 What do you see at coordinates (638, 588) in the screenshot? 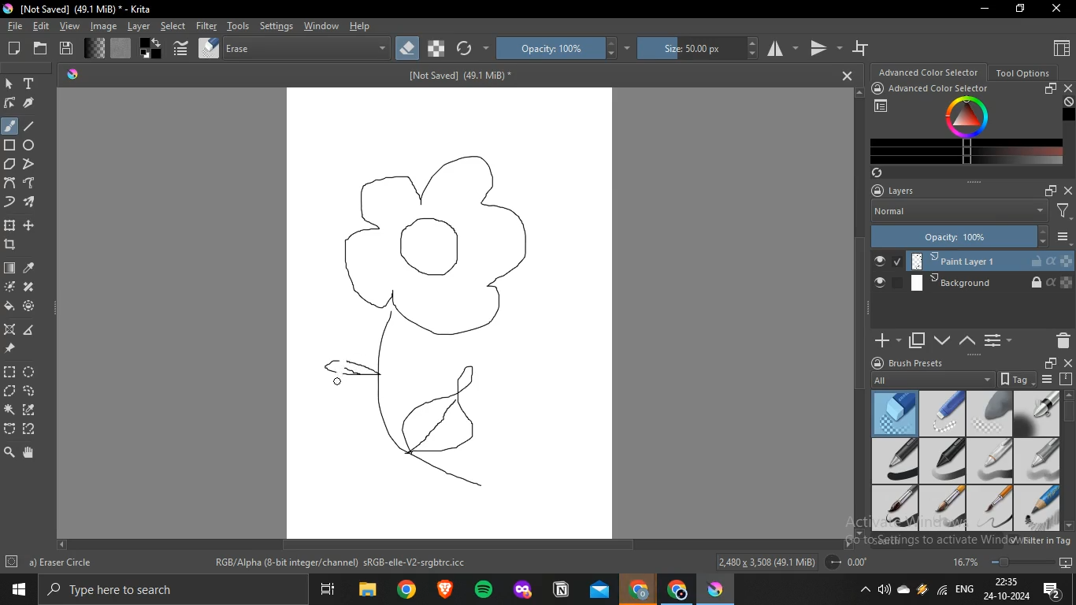
I see `Application` at bounding box center [638, 588].